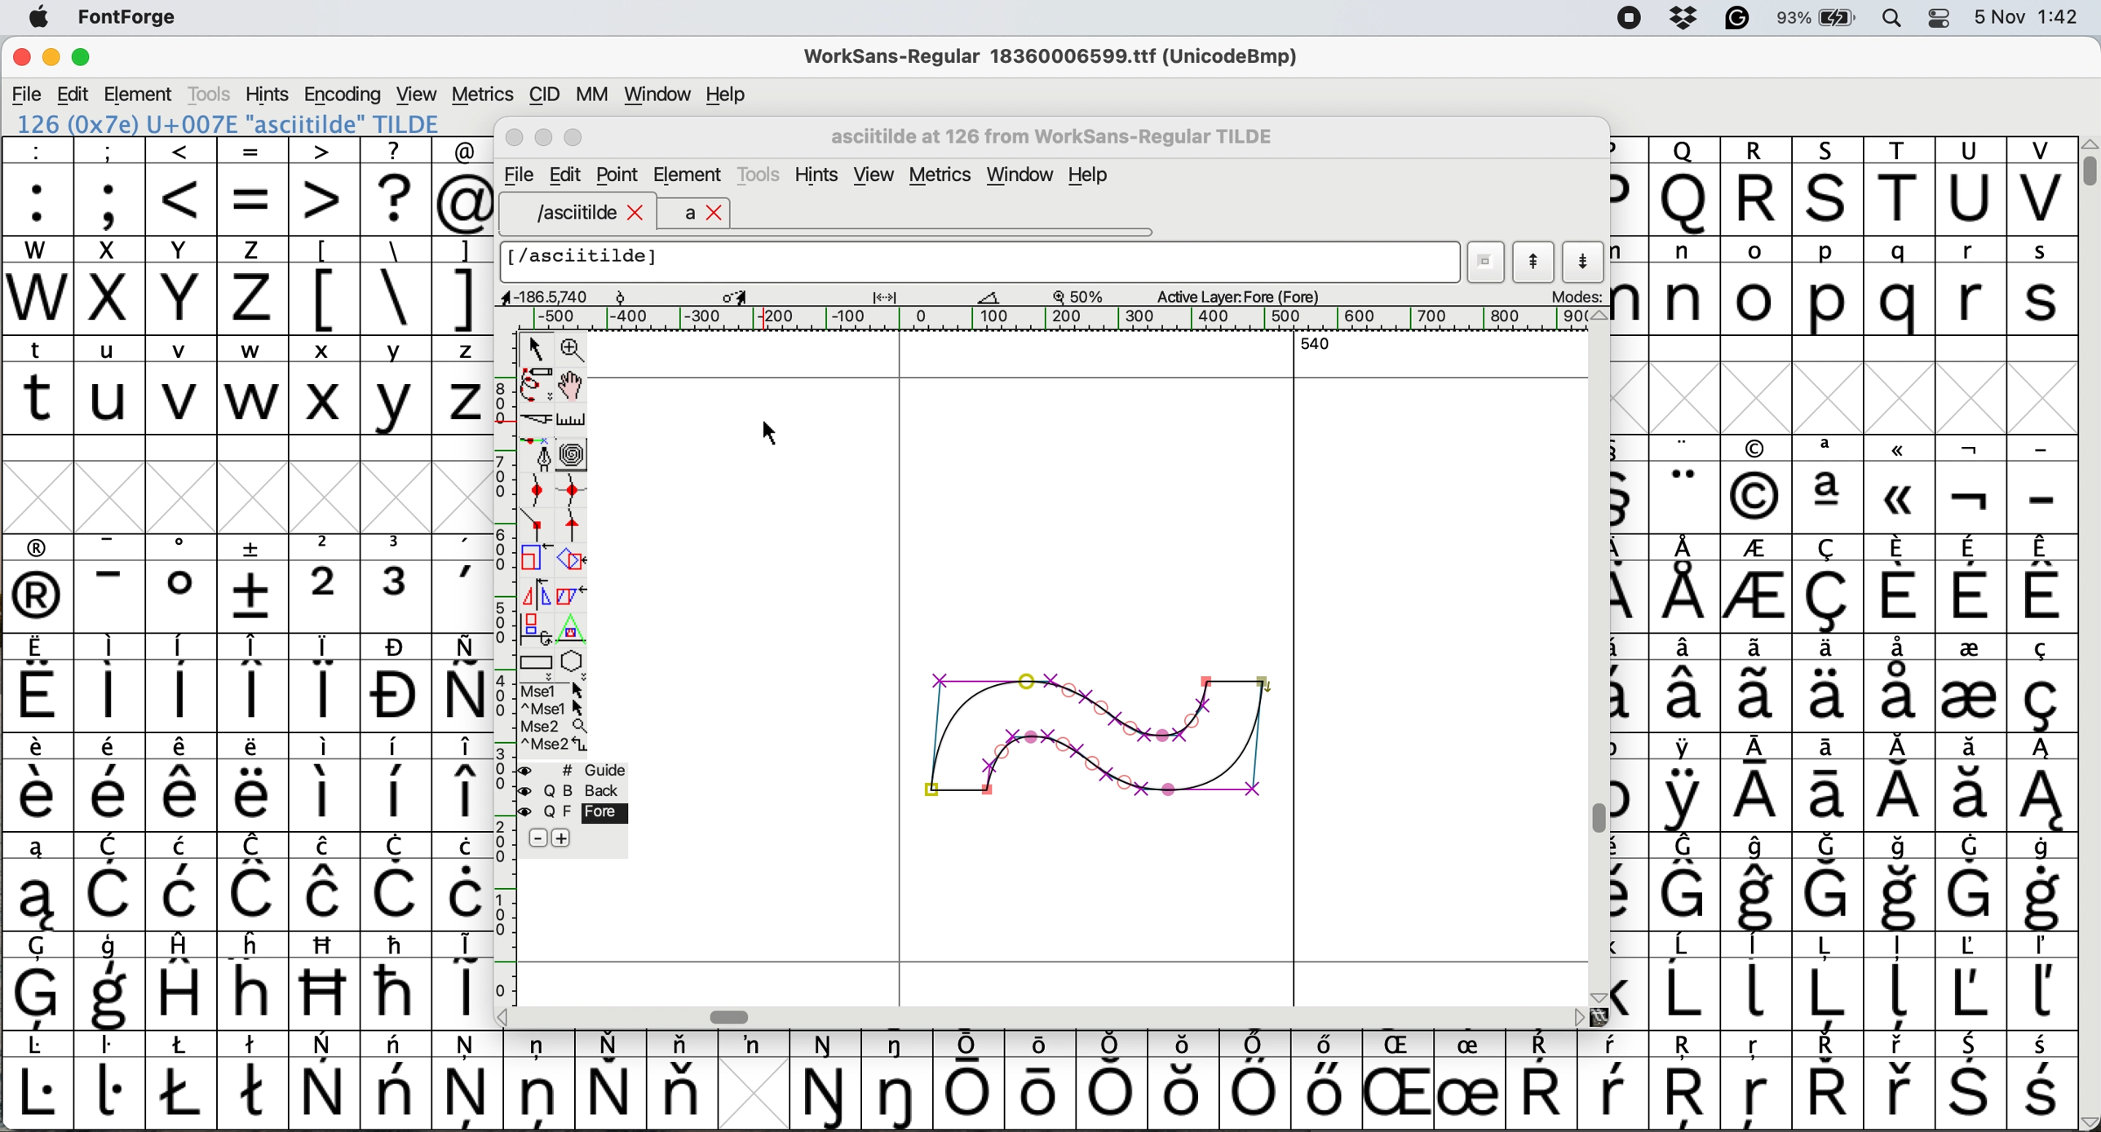 The width and height of the screenshot is (2101, 1132). I want to click on symbol, so click(1971, 783).